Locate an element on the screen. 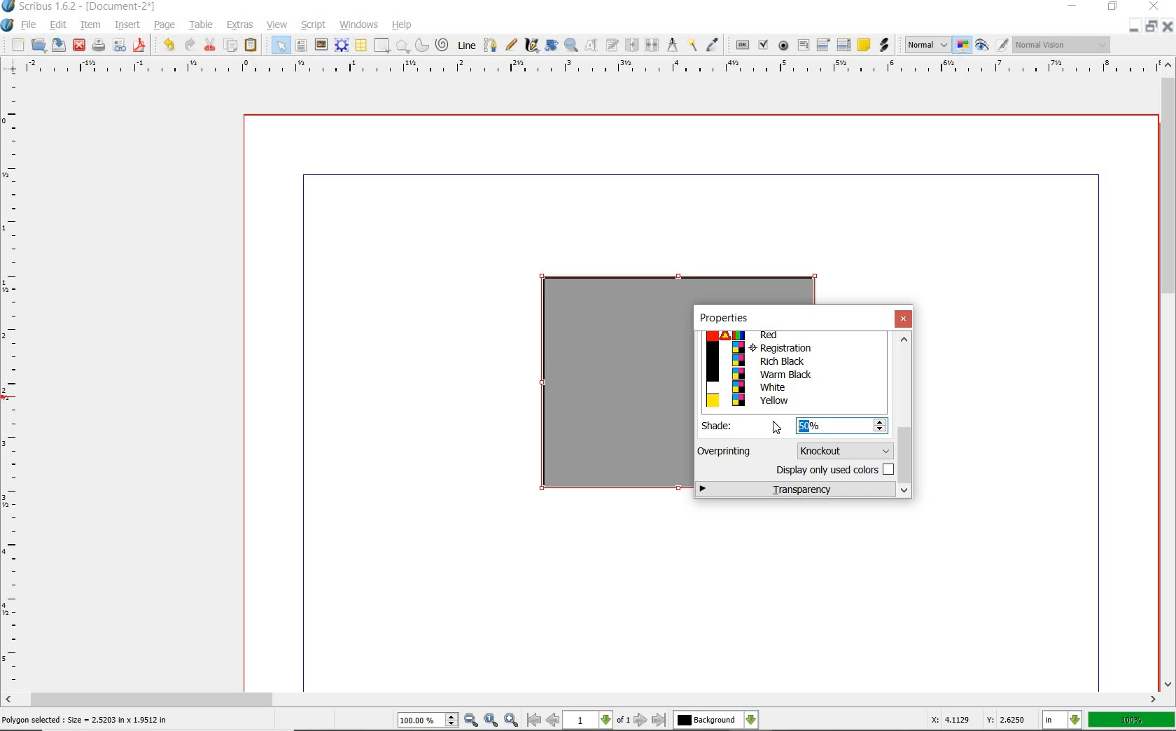  page is located at coordinates (165, 27).